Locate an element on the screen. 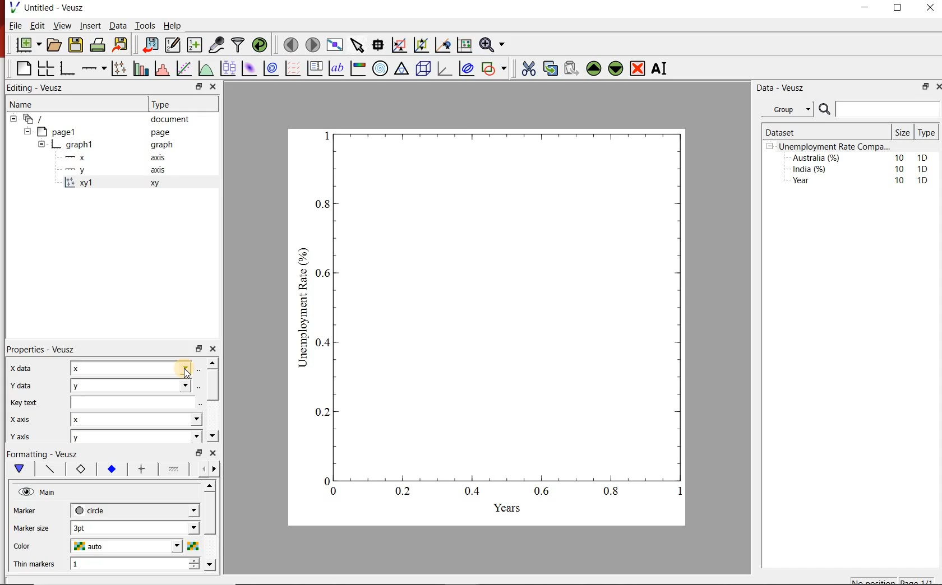 This screenshot has height=585, width=942. click or draw rectangle on the zoom graph axes is located at coordinates (400, 45).